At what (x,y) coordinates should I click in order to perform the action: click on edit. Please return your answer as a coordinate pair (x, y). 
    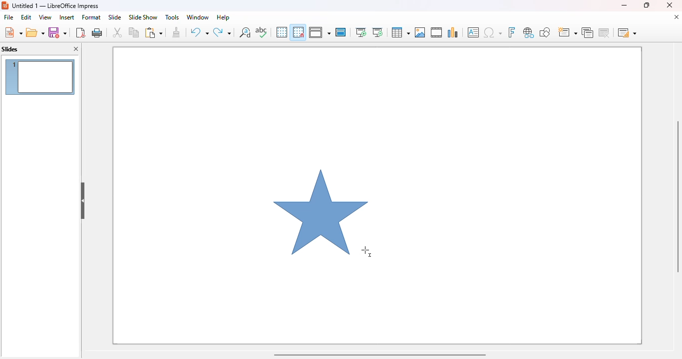
    Looking at the image, I should click on (26, 17).